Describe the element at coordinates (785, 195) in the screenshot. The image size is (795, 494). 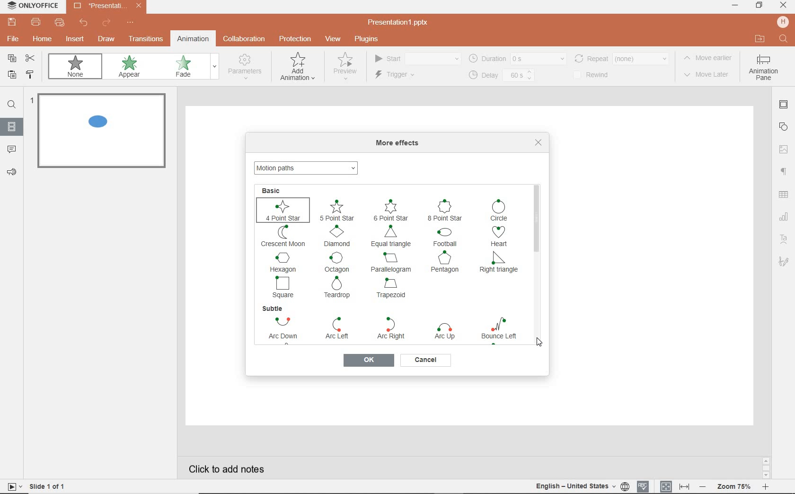
I see `table settings` at that location.